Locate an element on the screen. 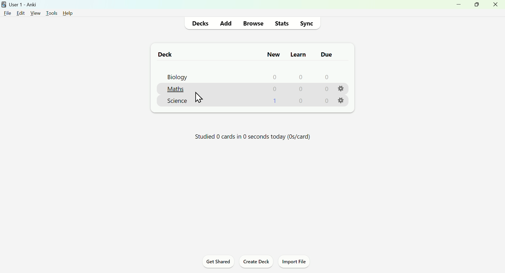 The height and width of the screenshot is (273, 505). Maths is located at coordinates (177, 89).